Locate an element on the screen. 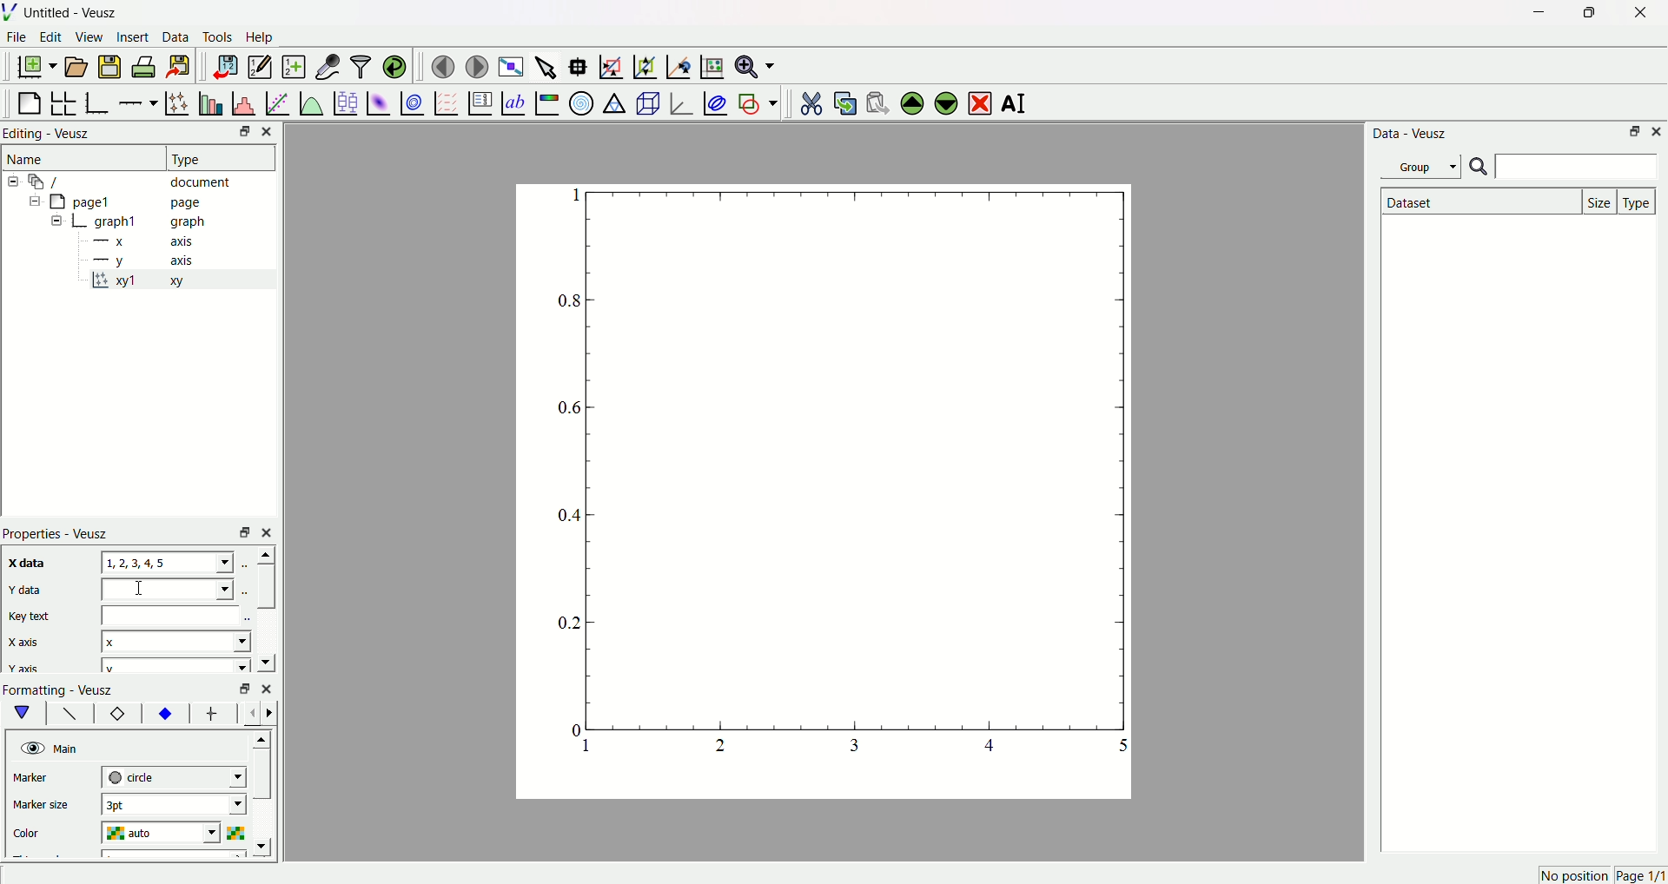 The image size is (1668, 884). Formatting - Veusz is located at coordinates (67, 689).